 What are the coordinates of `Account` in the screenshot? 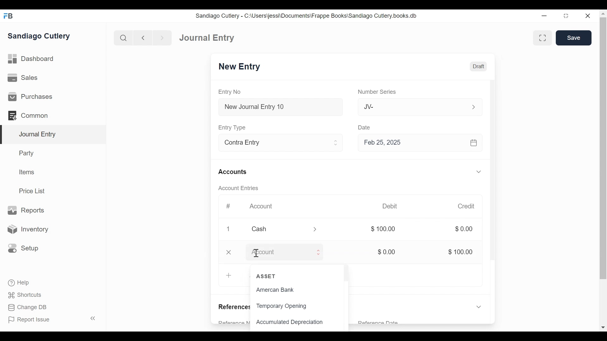 It's located at (261, 206).